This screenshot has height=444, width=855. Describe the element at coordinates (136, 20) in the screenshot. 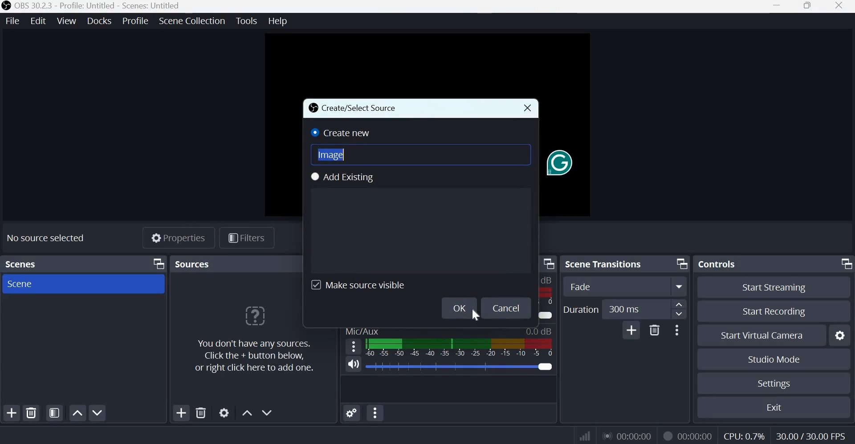

I see `profile` at that location.